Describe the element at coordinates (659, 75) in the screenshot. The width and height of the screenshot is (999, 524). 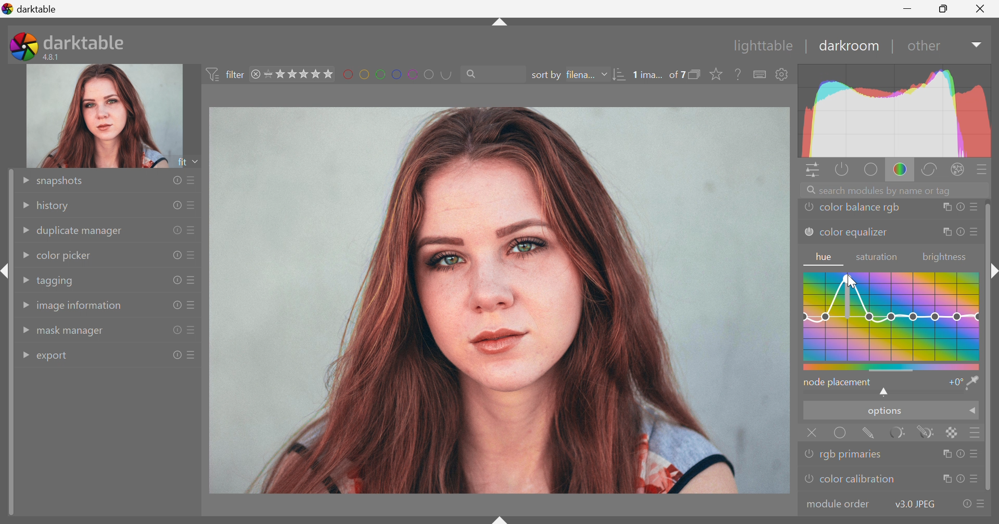
I see `1 ima... of 7` at that location.